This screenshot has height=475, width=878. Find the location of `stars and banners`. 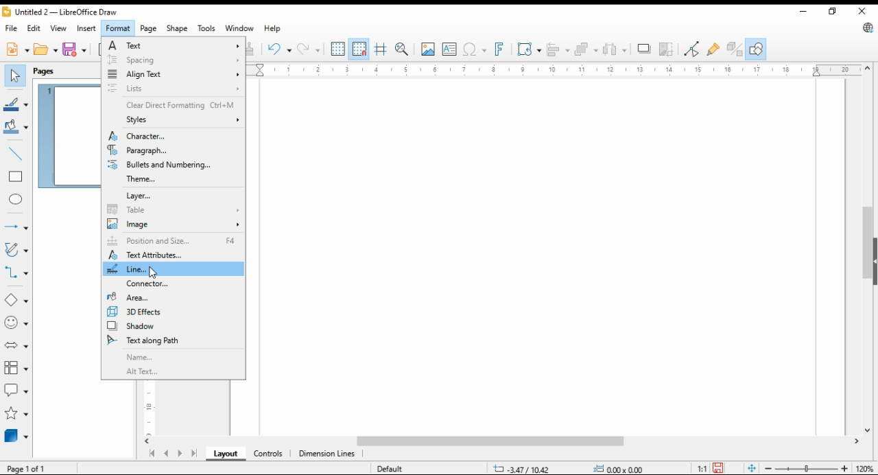

stars and banners is located at coordinates (16, 413).